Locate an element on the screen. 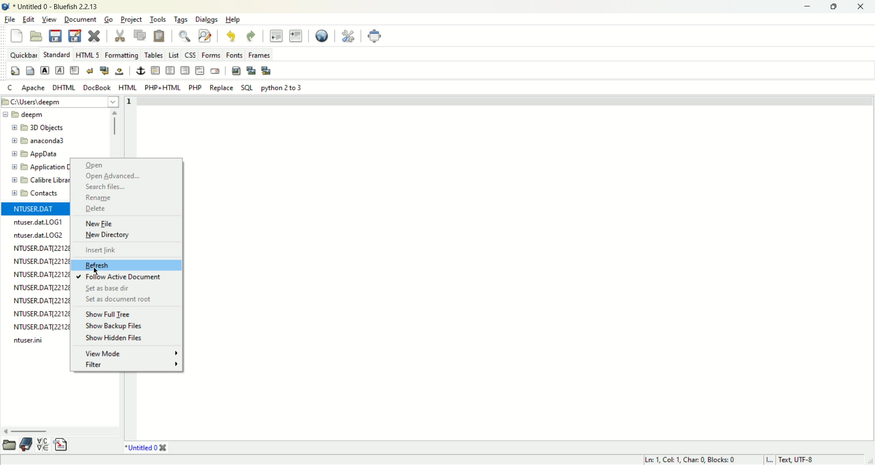  folder name is located at coordinates (28, 116).